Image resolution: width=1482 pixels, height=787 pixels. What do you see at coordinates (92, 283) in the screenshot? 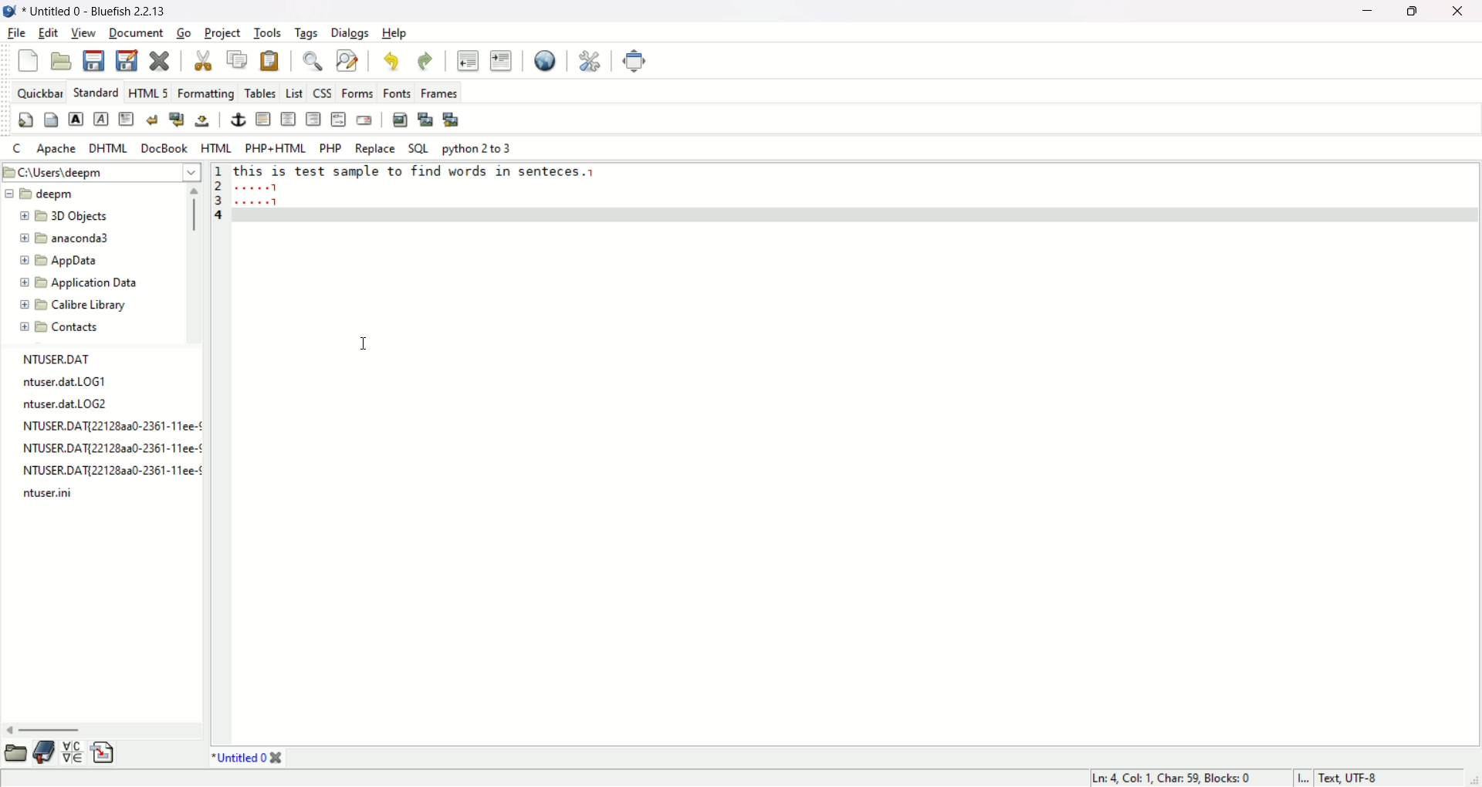
I see `Application Data` at bounding box center [92, 283].